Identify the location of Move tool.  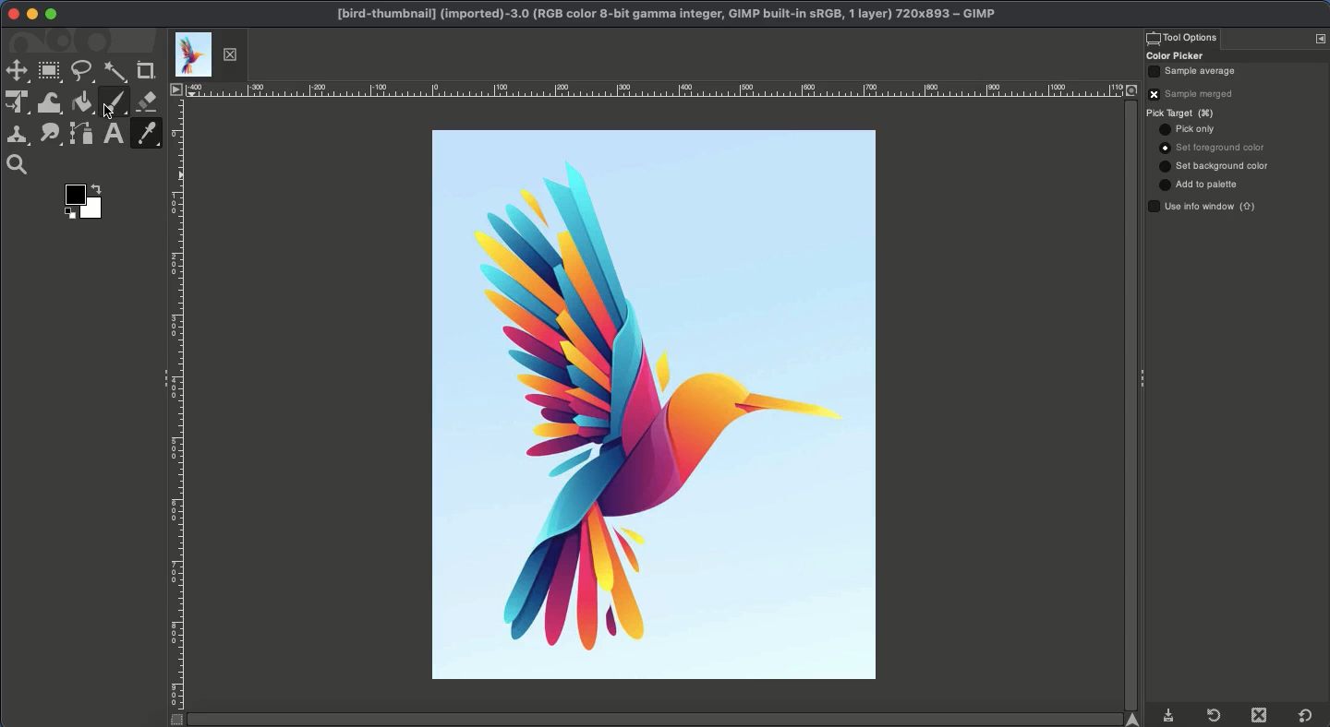
(16, 72).